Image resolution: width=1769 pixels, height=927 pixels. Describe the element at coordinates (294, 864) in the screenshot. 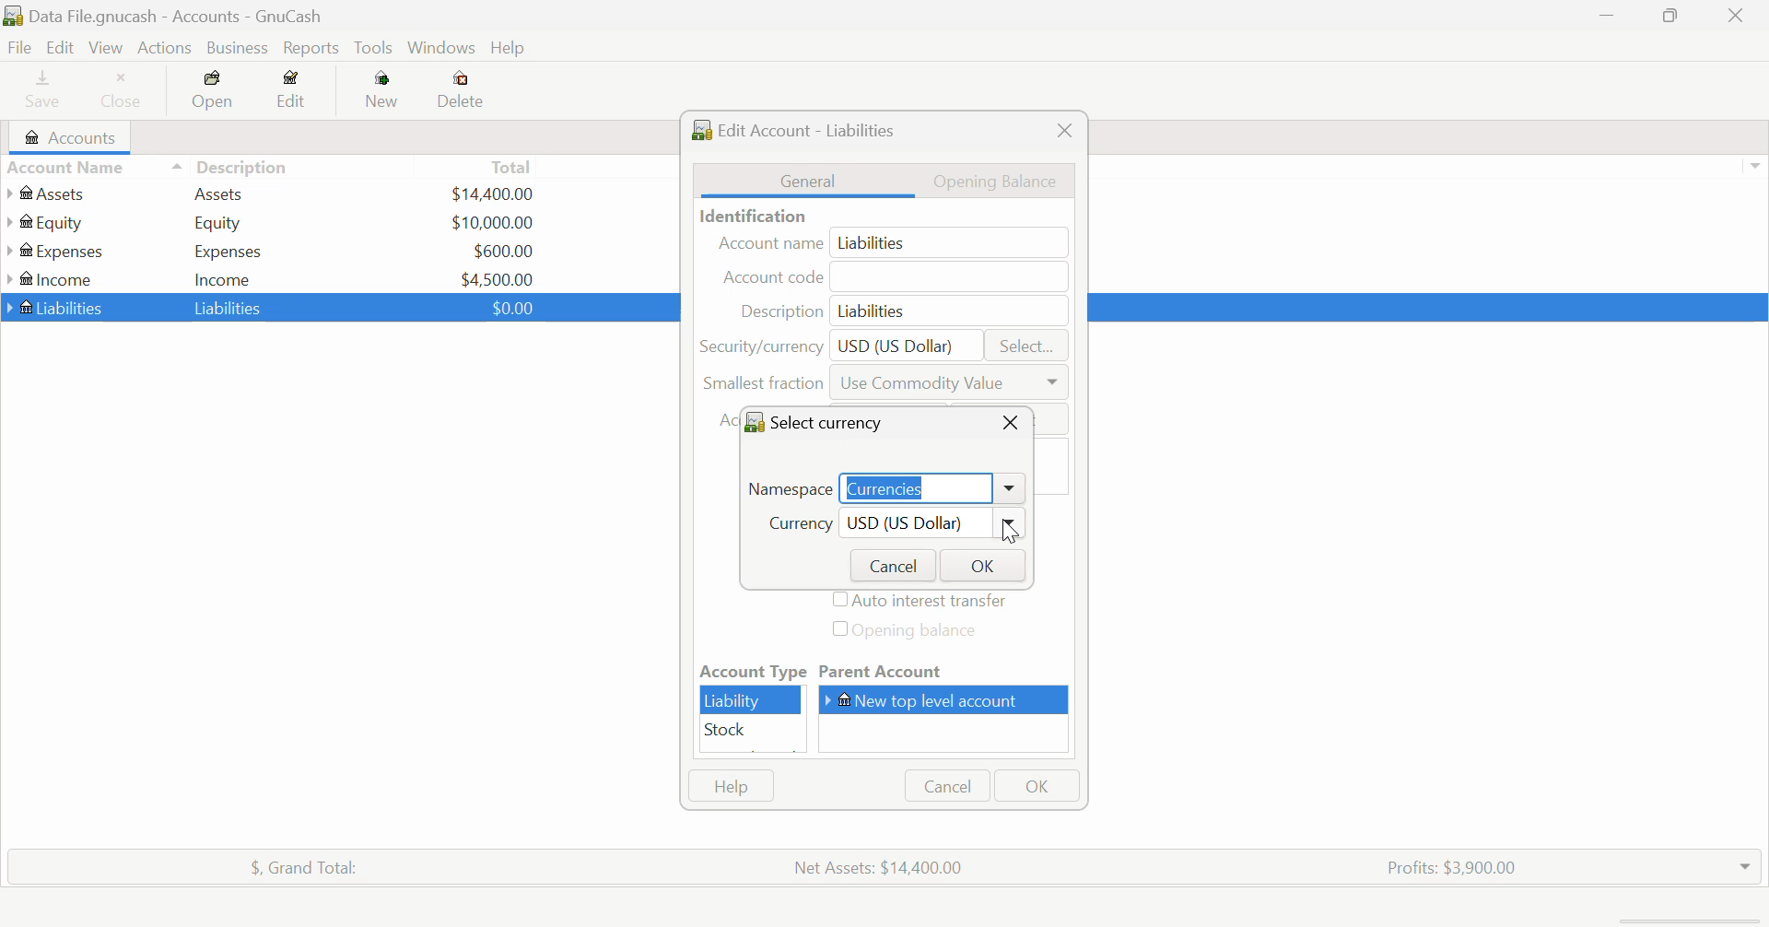

I see `Total` at that location.